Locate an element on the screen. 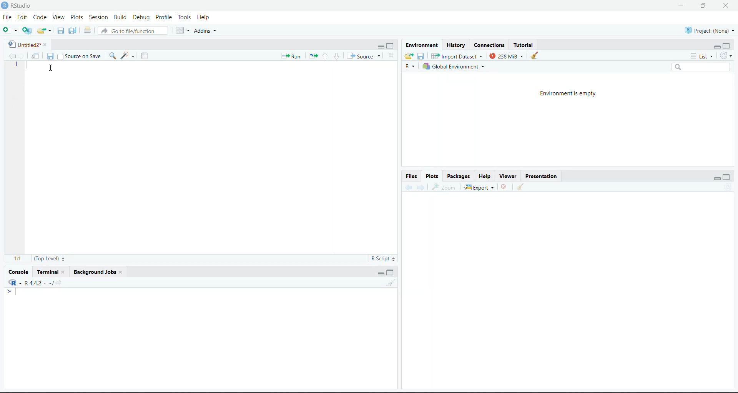 Image resolution: width=738 pixels, height=393 pixels. Addins is located at coordinates (204, 31).